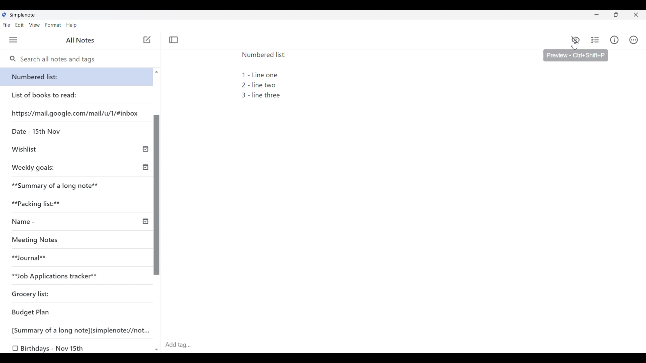  What do you see at coordinates (404, 345) in the screenshot?
I see `Click to add tag` at bounding box center [404, 345].